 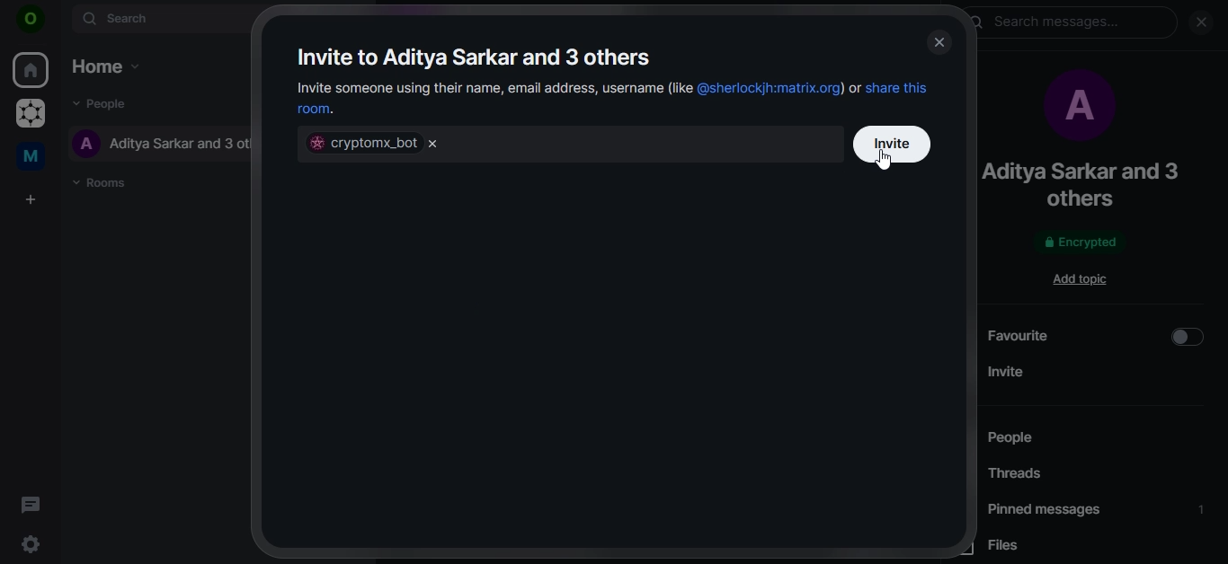 I want to click on threads, so click(x=1019, y=475).